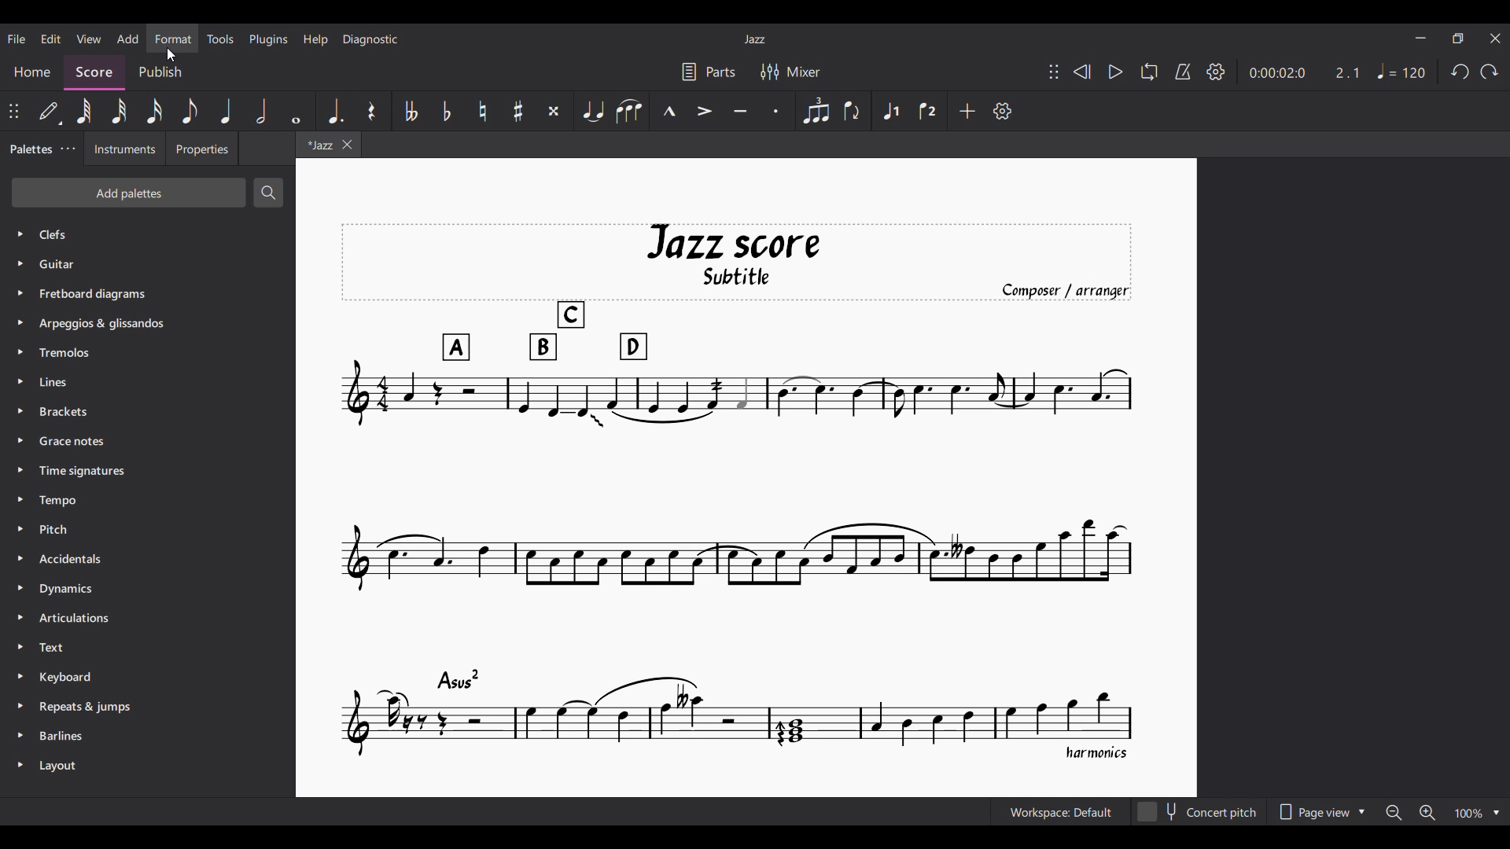 Image resolution: width=1510 pixels, height=849 pixels. What do you see at coordinates (119, 111) in the screenshot?
I see `32nd note` at bounding box center [119, 111].